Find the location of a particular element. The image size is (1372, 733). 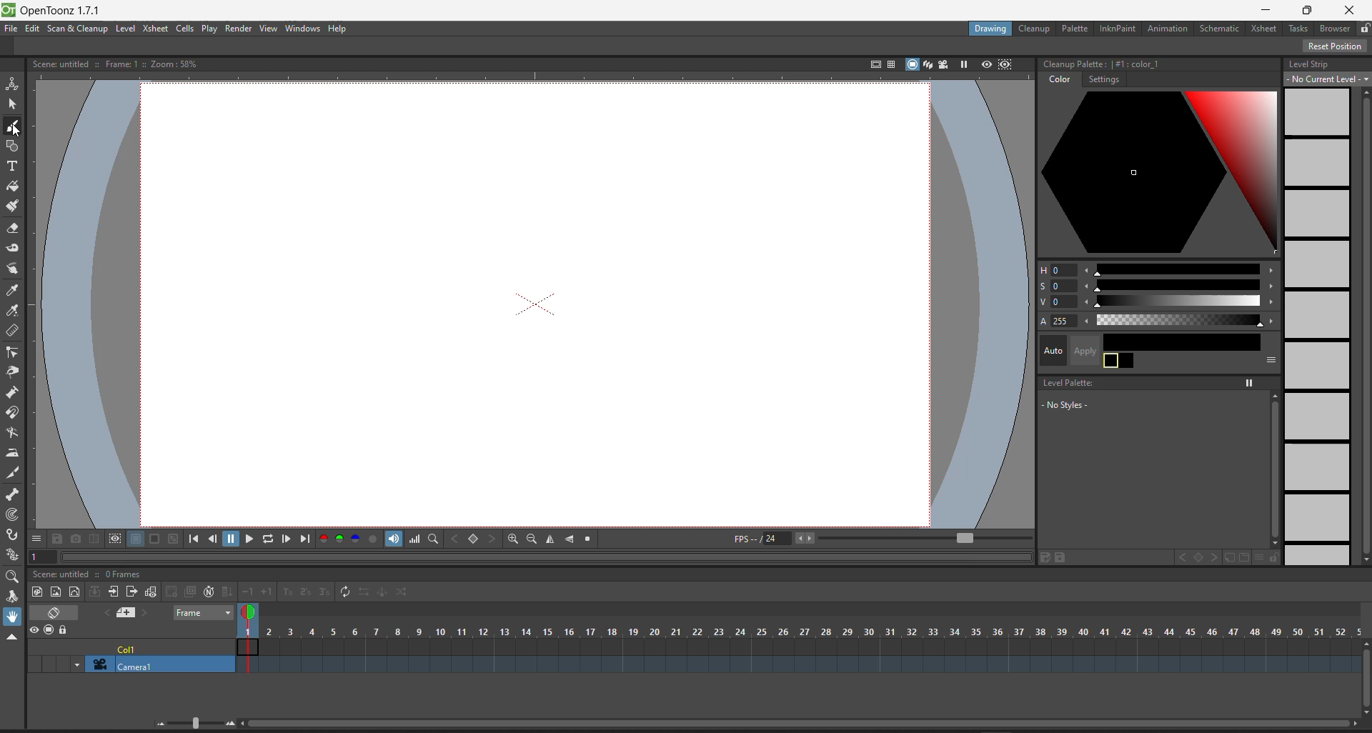

new raster level is located at coordinates (56, 591).